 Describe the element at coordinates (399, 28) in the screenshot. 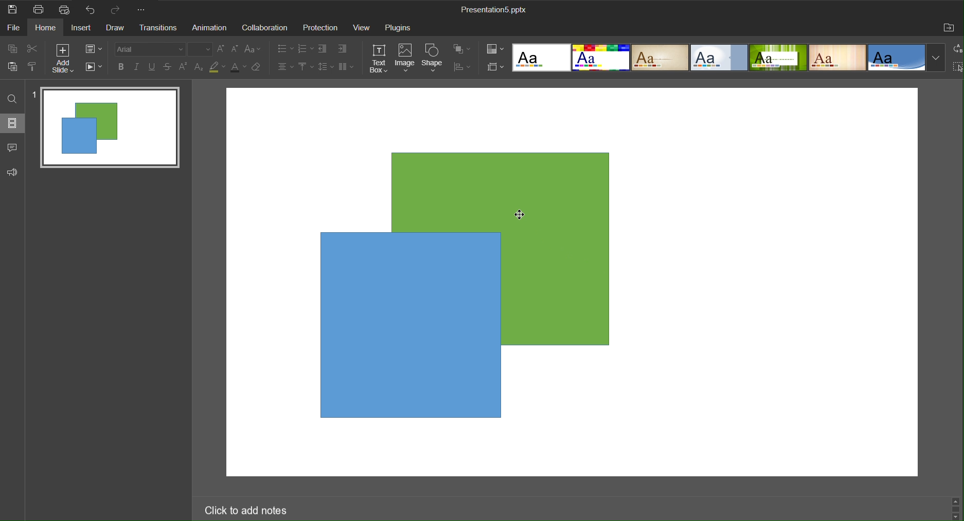

I see `Plugins` at that location.